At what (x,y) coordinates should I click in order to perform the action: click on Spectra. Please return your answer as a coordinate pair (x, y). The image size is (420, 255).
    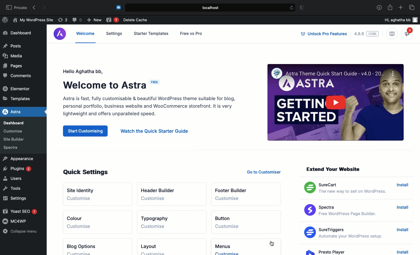
    Looking at the image, I should click on (18, 148).